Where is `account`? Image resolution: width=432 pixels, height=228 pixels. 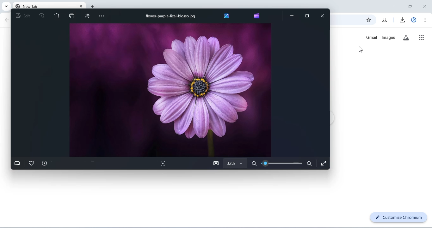
account is located at coordinates (414, 19).